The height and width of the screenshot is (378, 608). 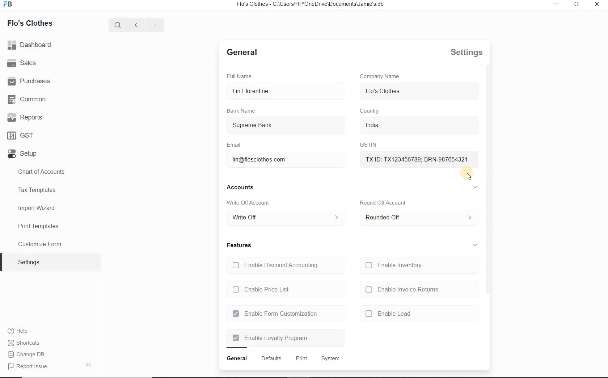 What do you see at coordinates (30, 355) in the screenshot?
I see `Report Issue` at bounding box center [30, 355].